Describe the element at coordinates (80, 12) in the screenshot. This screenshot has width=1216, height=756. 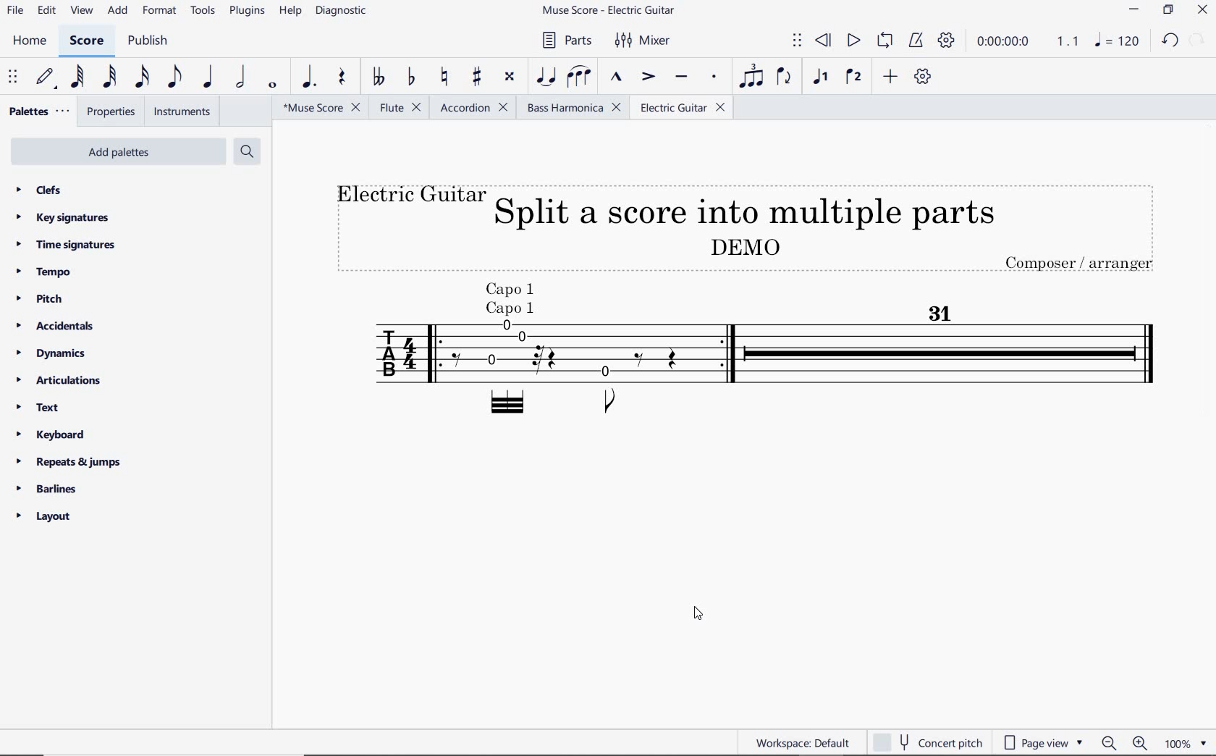
I see `view` at that location.